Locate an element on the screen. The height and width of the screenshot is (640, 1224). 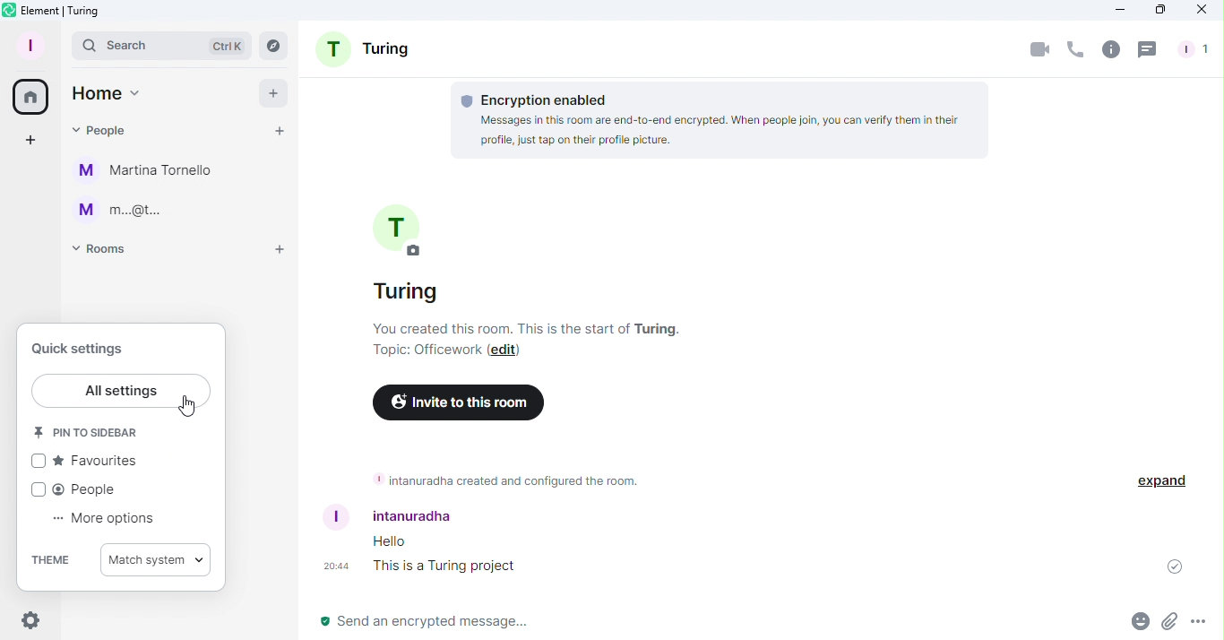
Room Information is located at coordinates (549, 272).